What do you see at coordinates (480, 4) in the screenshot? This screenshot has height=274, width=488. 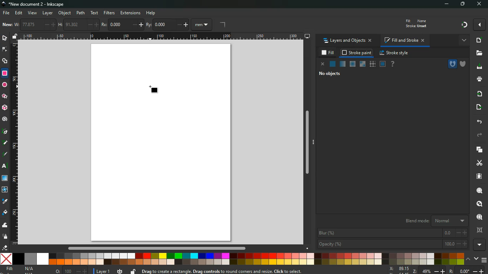 I see `close` at bounding box center [480, 4].